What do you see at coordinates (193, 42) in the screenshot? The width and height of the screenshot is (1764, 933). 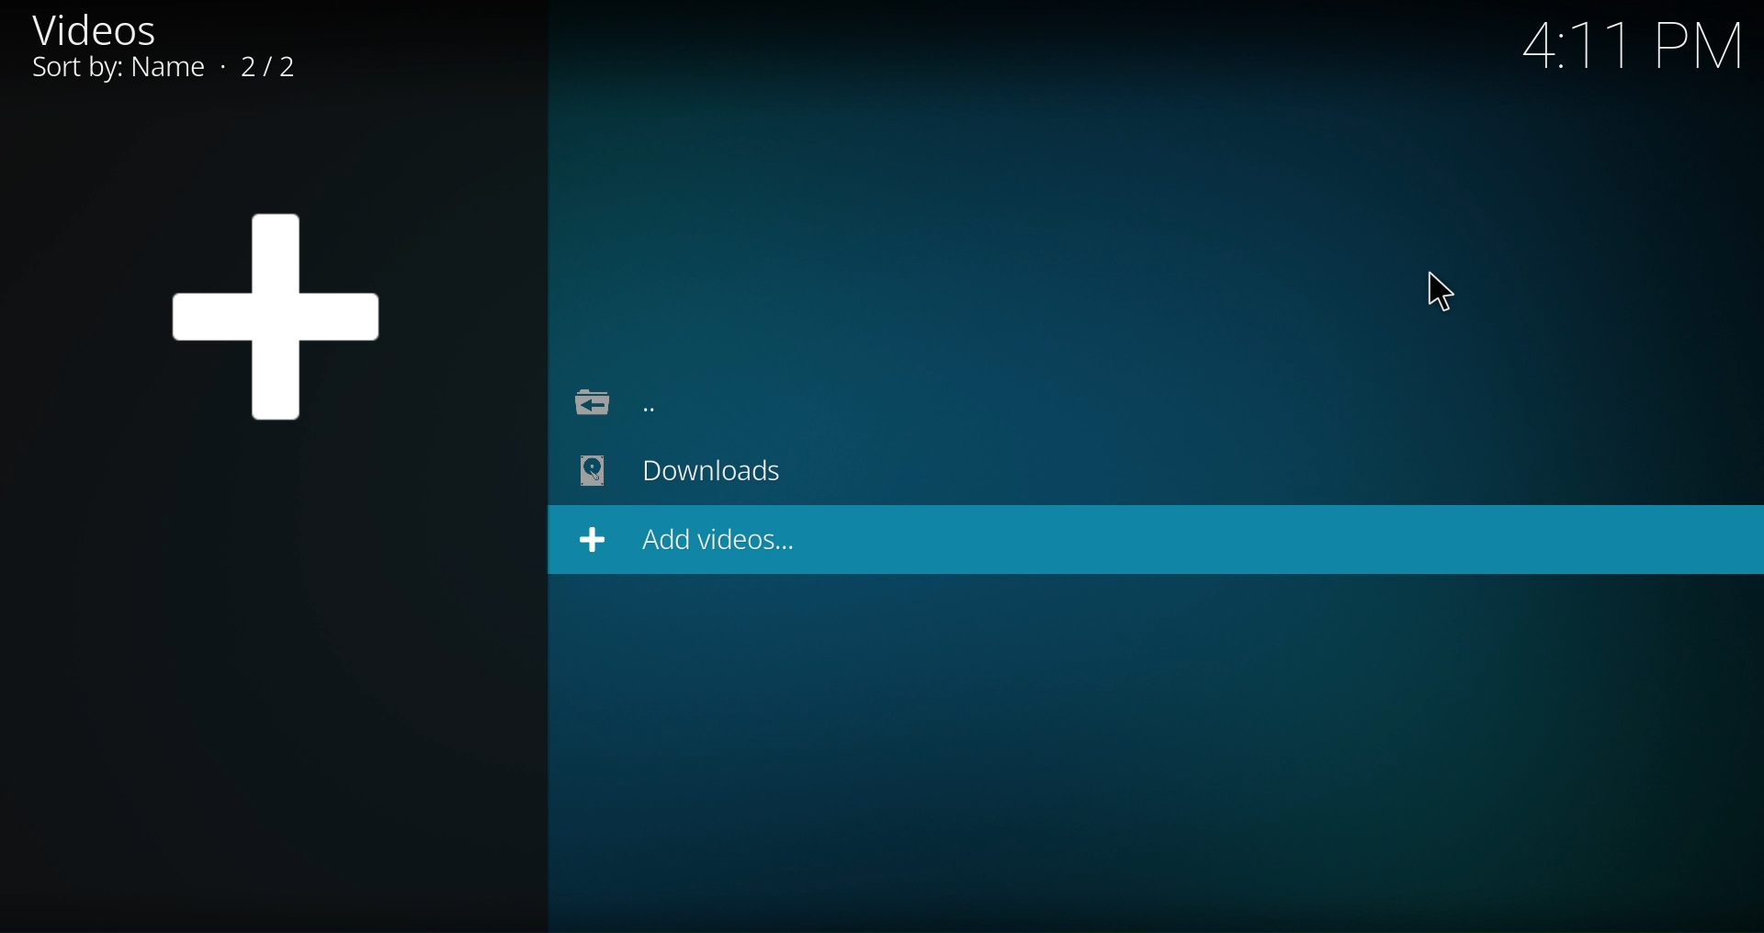 I see `Videos, Sort by: Name • 2/2` at bounding box center [193, 42].